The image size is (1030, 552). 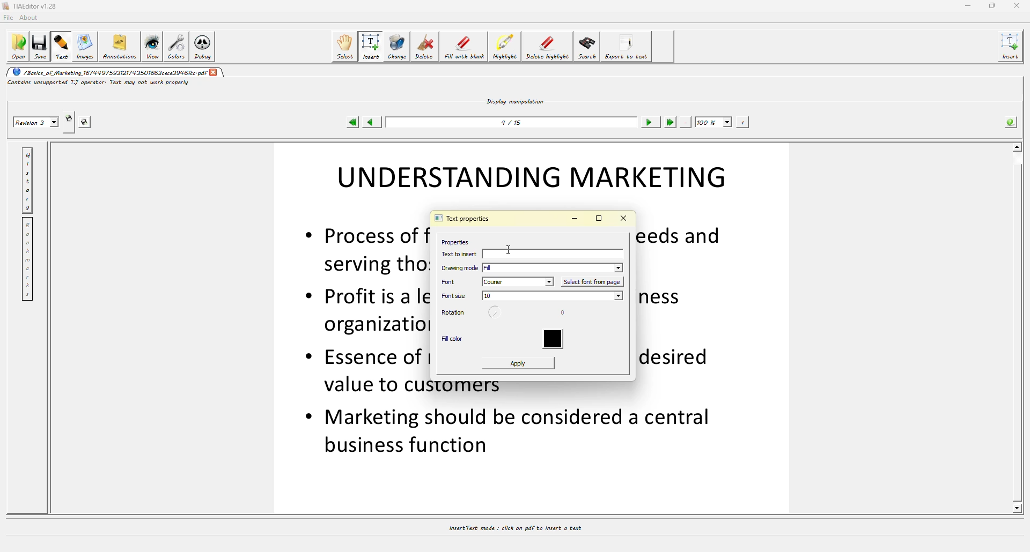 I want to click on colors, so click(x=176, y=46).